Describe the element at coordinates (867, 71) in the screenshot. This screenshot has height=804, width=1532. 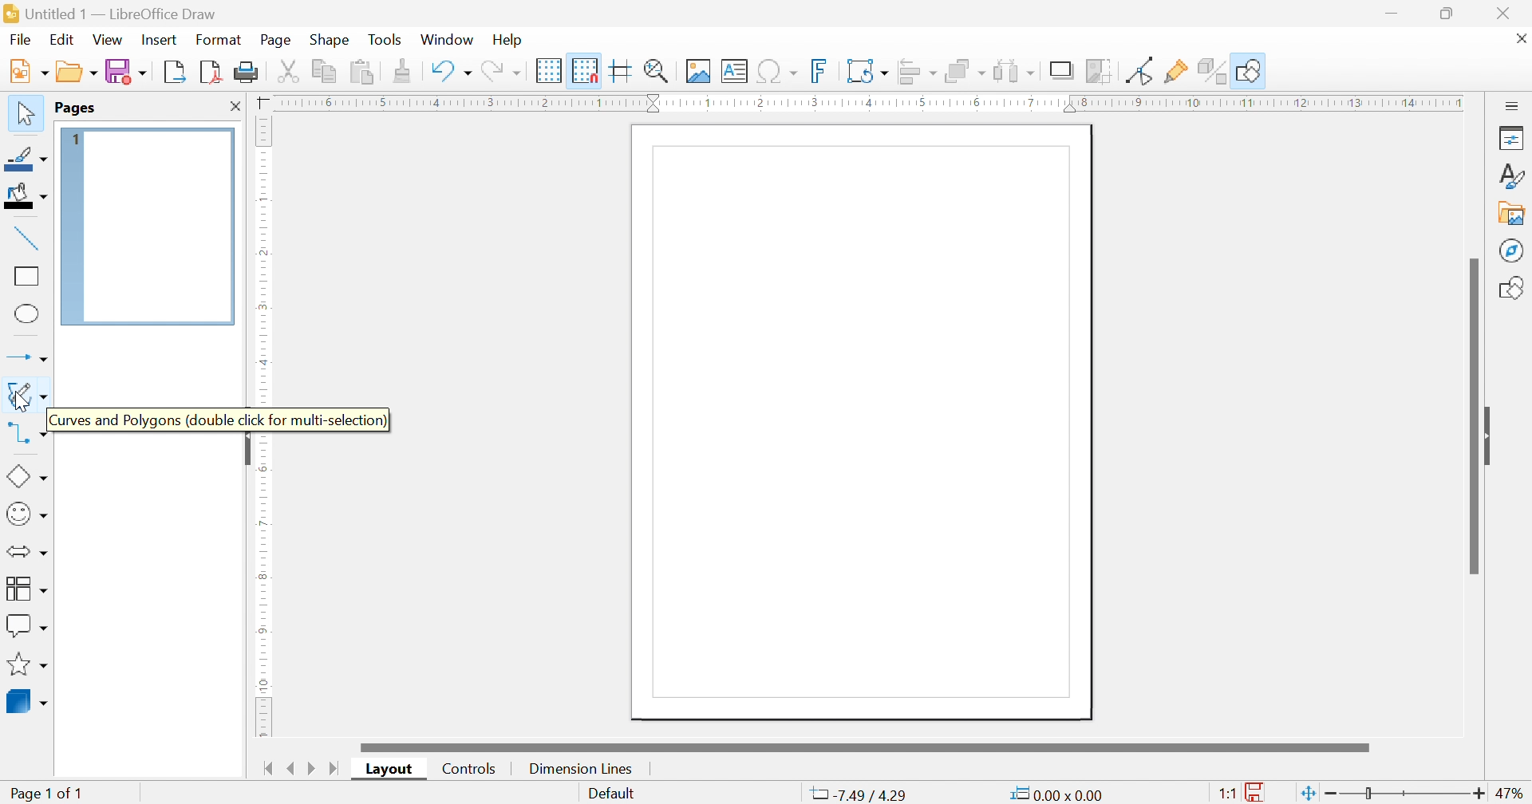
I see `transformation` at that location.